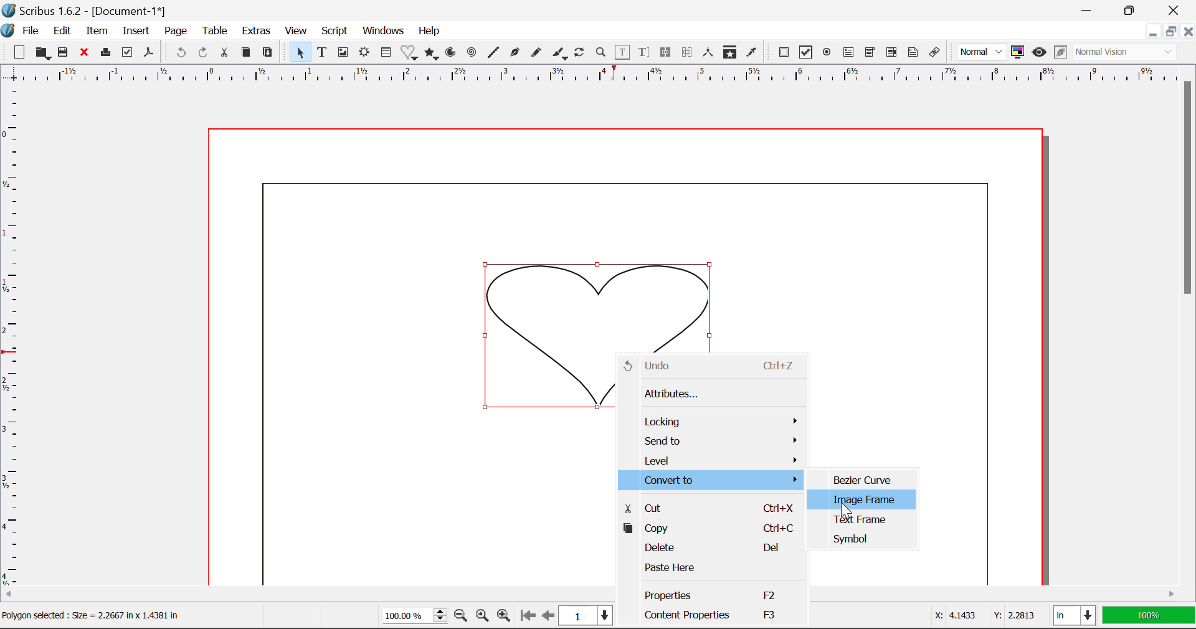 The height and width of the screenshot is (629, 1196). Describe the element at coordinates (713, 569) in the screenshot. I see `Paste Here` at that location.